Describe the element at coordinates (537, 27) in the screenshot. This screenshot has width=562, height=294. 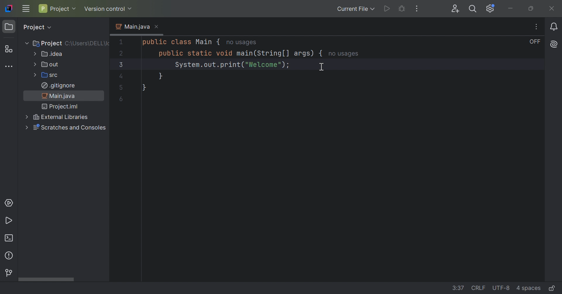
I see `Recent files, tab actions and more.` at that location.